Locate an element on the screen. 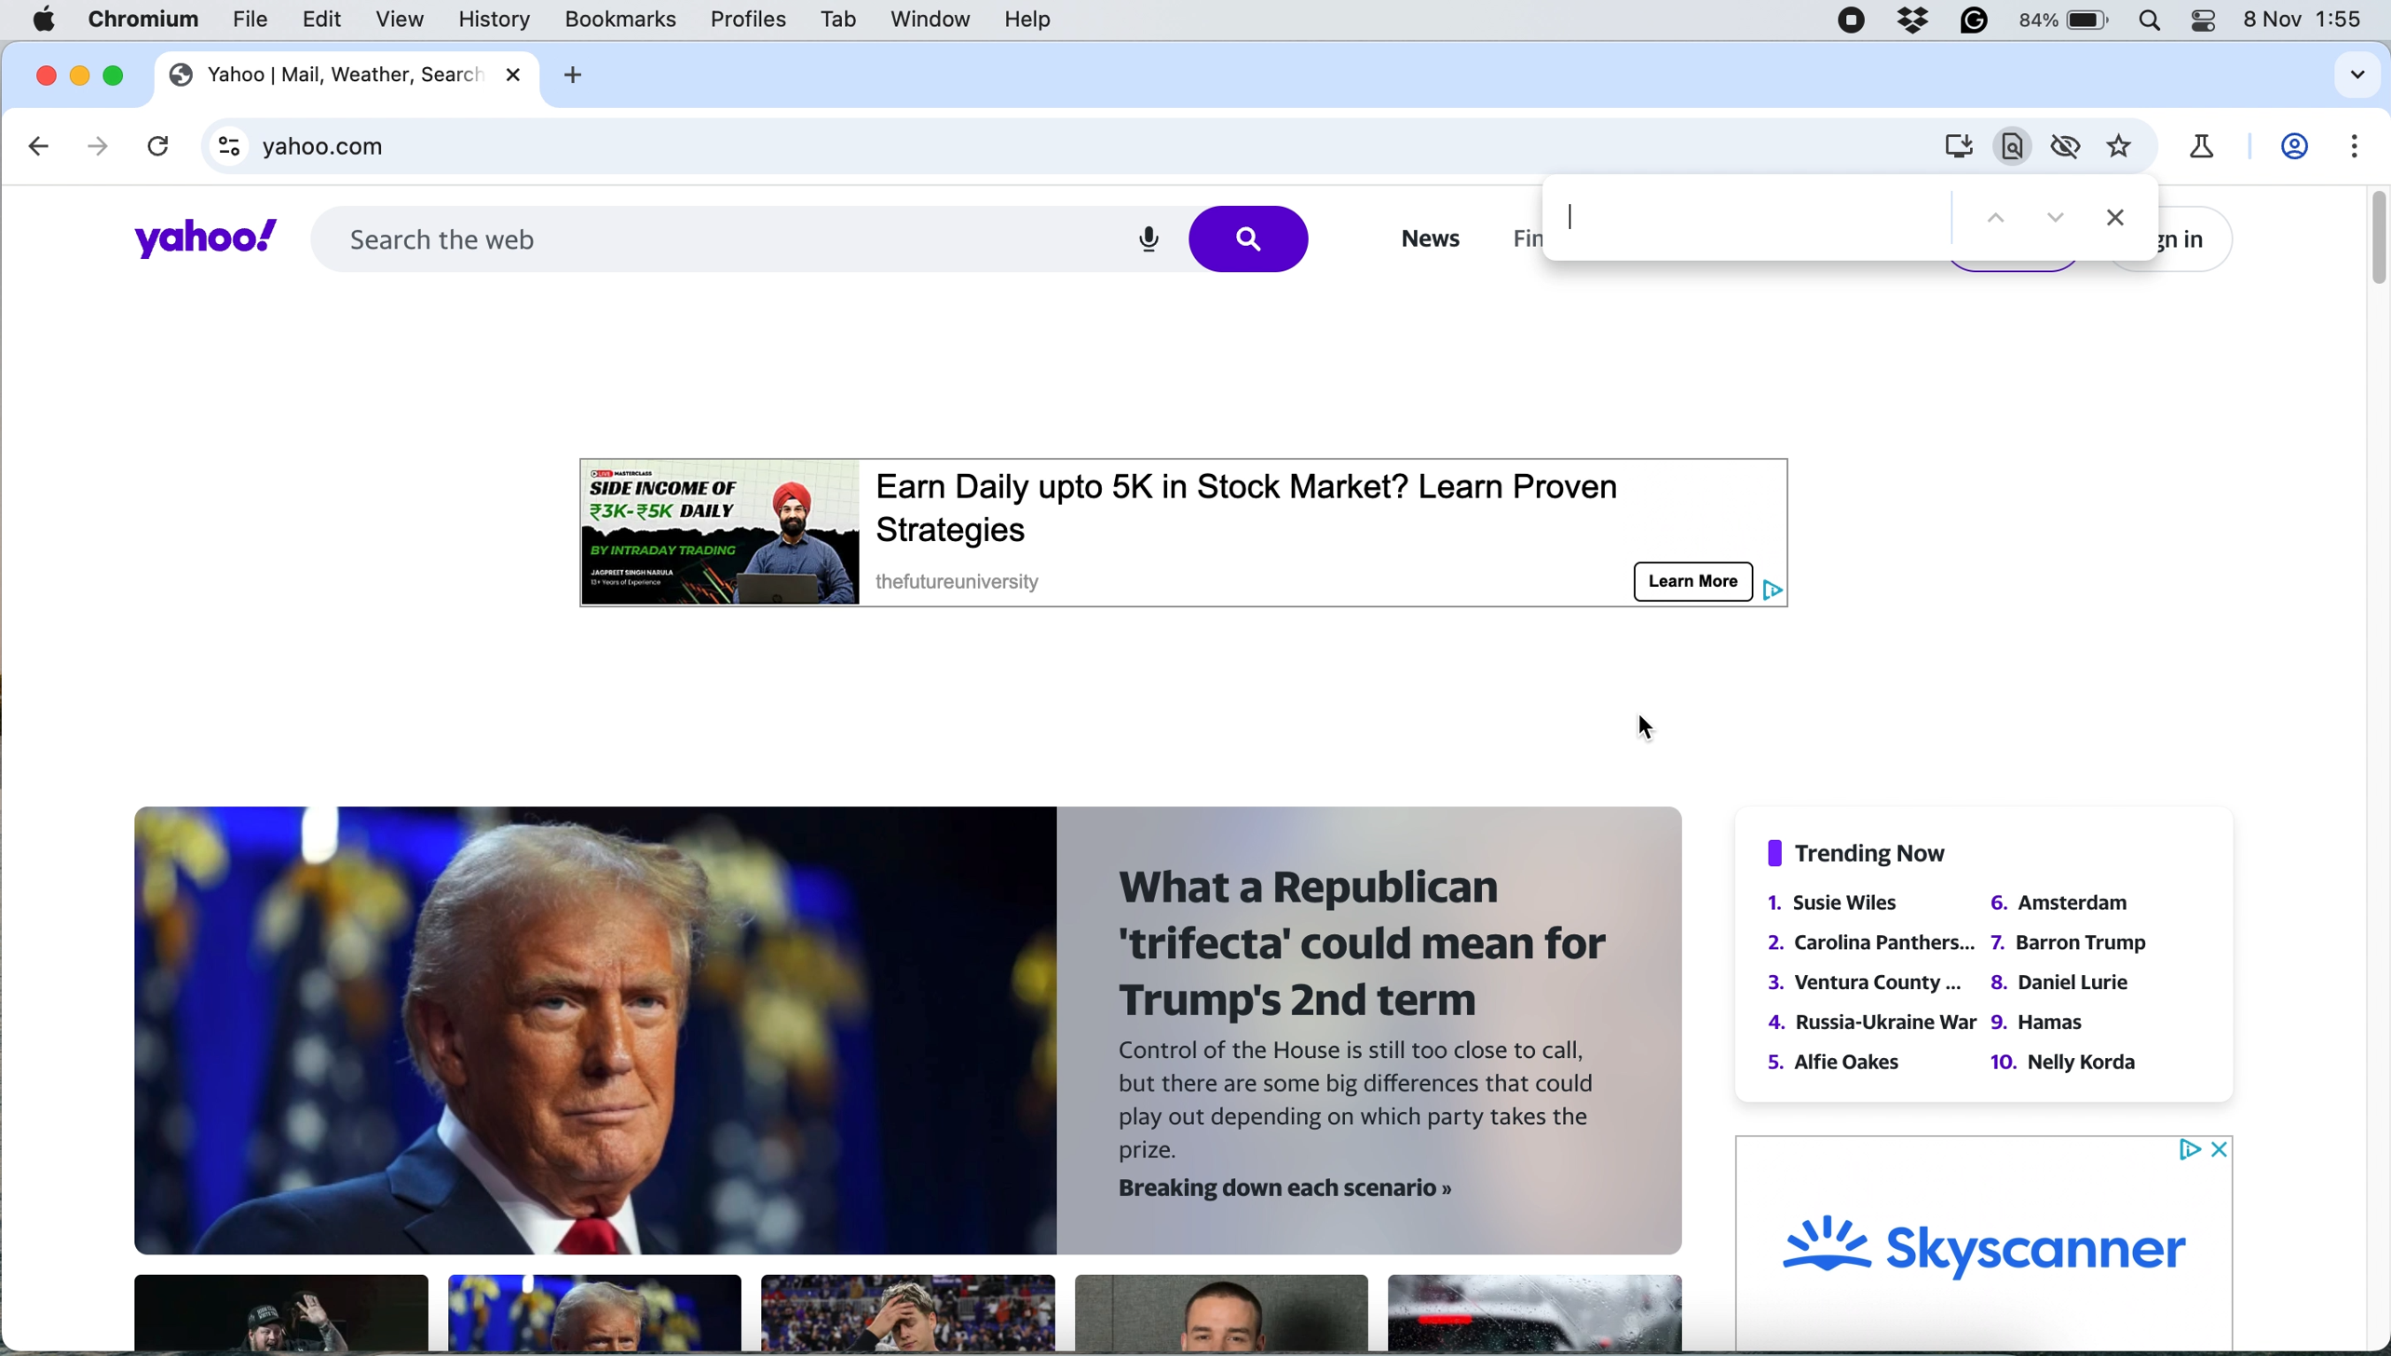  spotlight search is located at coordinates (2152, 21).